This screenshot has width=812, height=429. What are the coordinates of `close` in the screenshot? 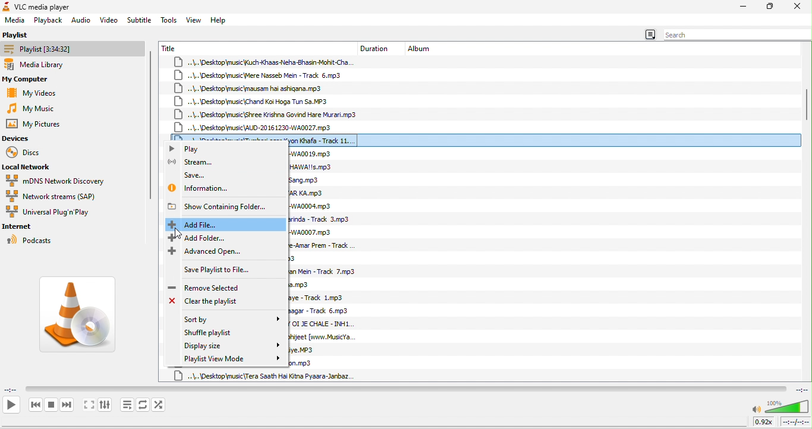 It's located at (798, 7).